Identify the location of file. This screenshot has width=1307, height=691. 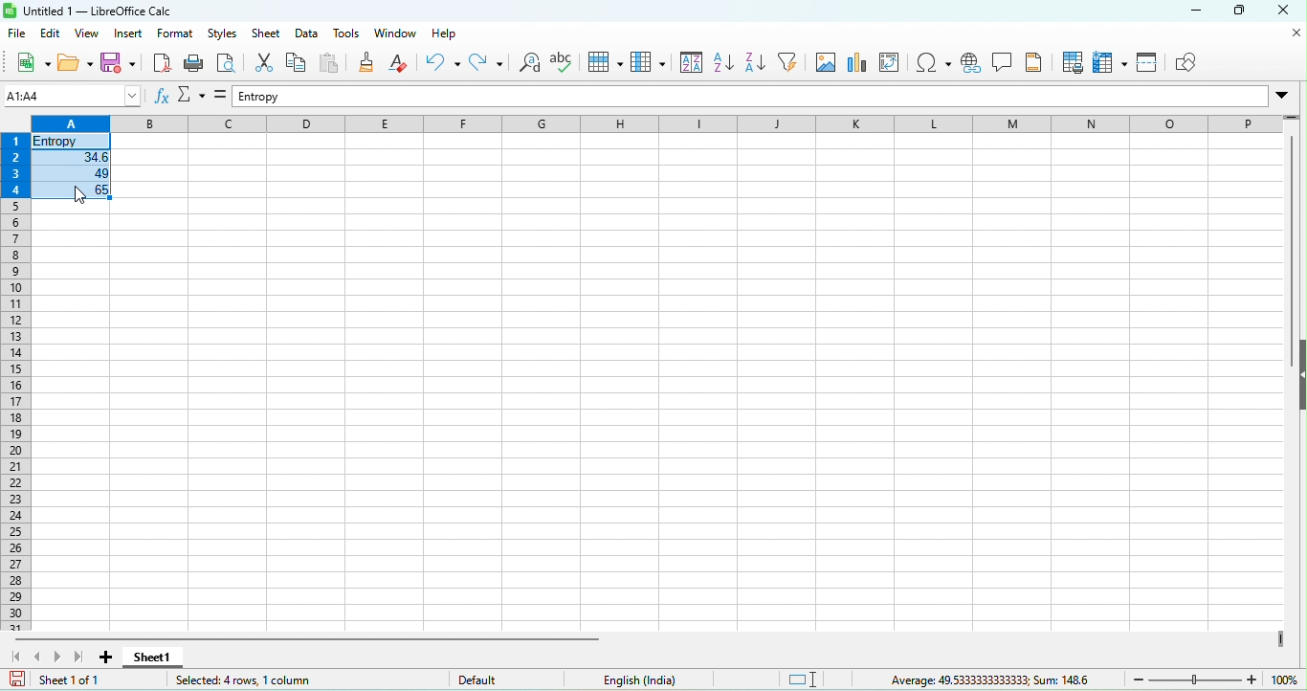
(15, 35).